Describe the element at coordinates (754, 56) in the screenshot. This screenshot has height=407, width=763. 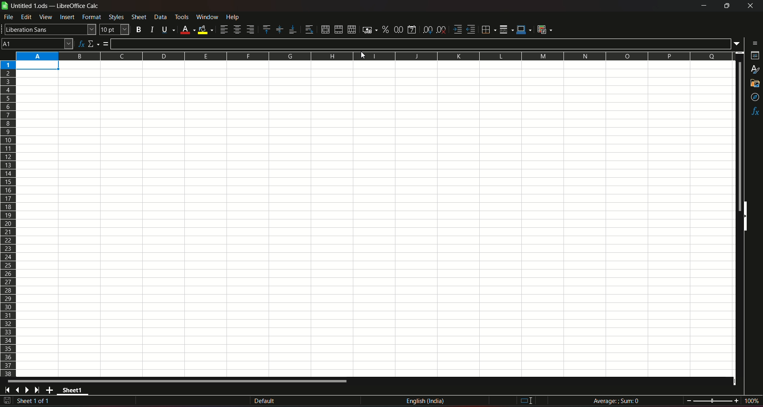
I see `properties` at that location.